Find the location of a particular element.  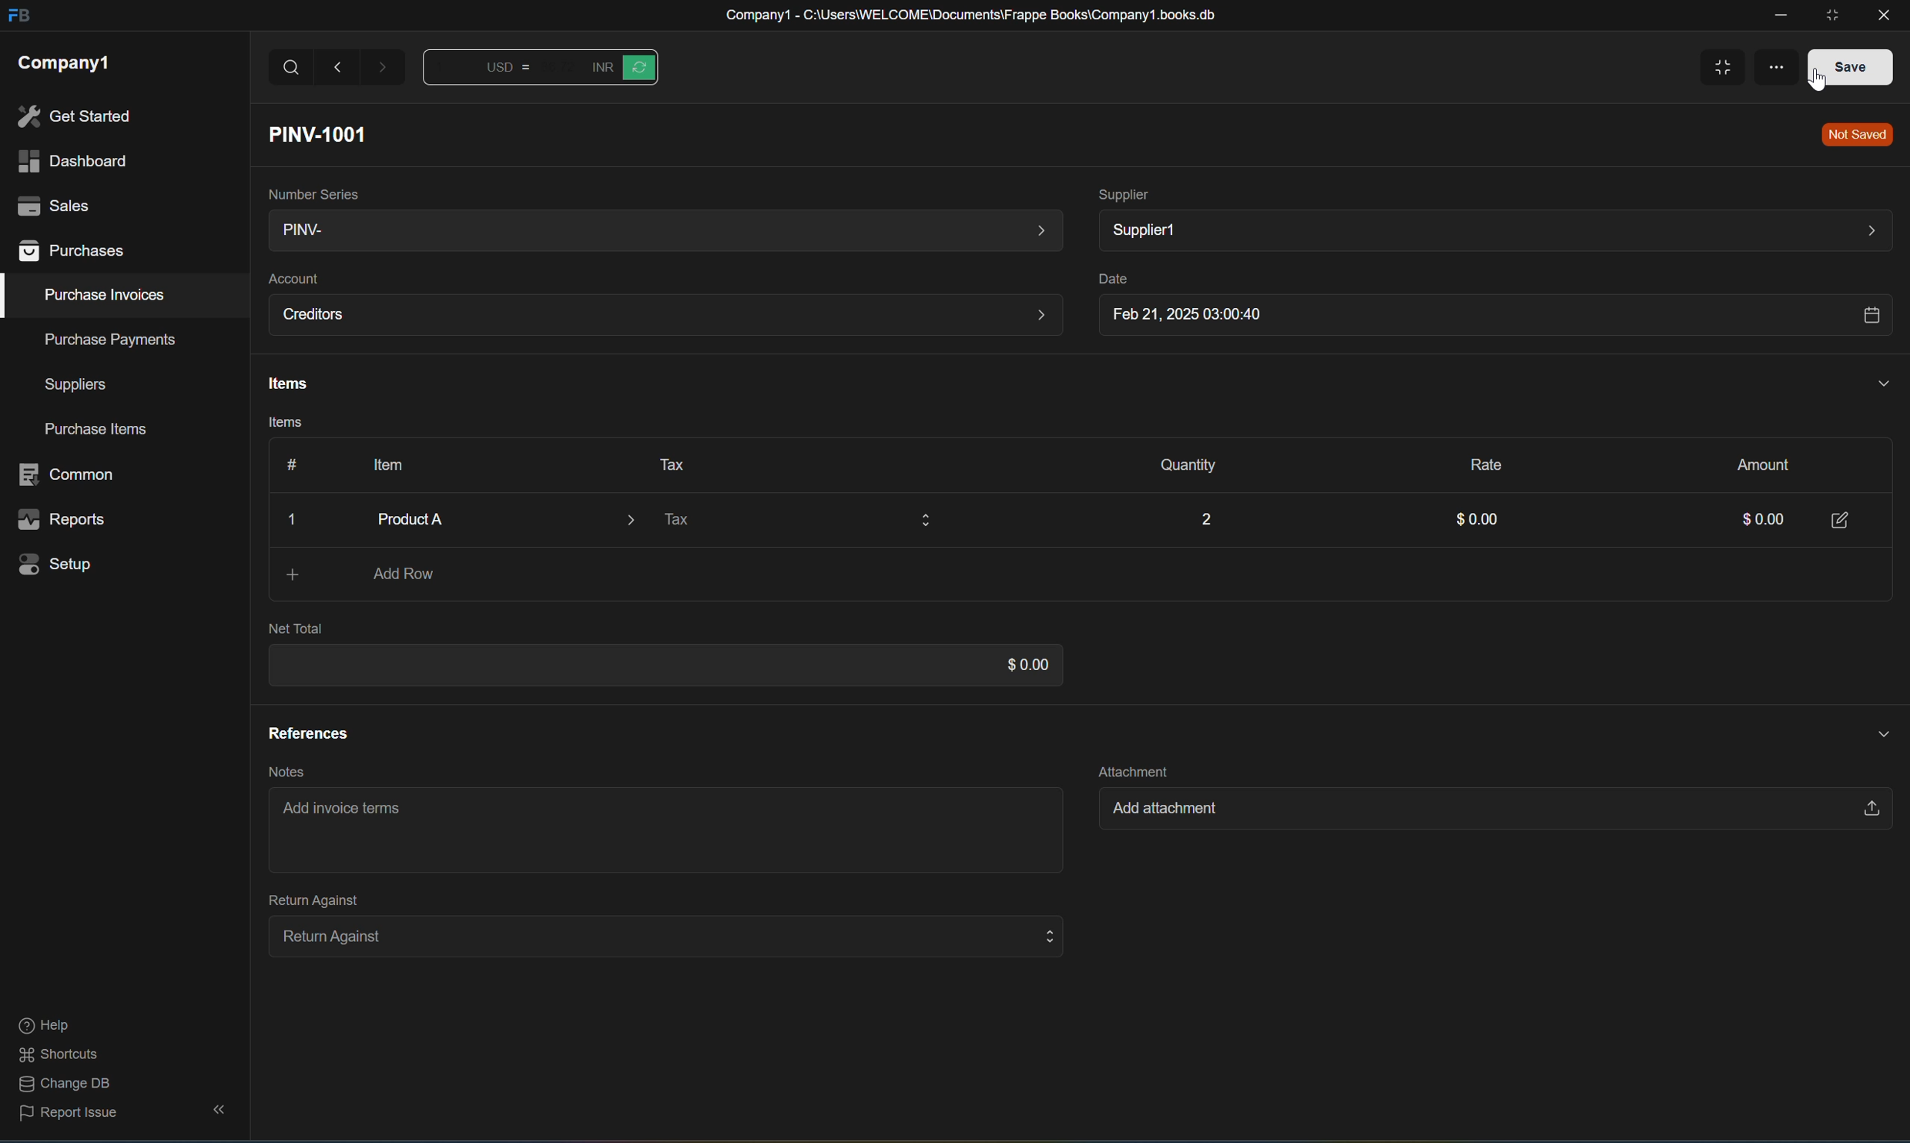

Save is located at coordinates (1843, 65).